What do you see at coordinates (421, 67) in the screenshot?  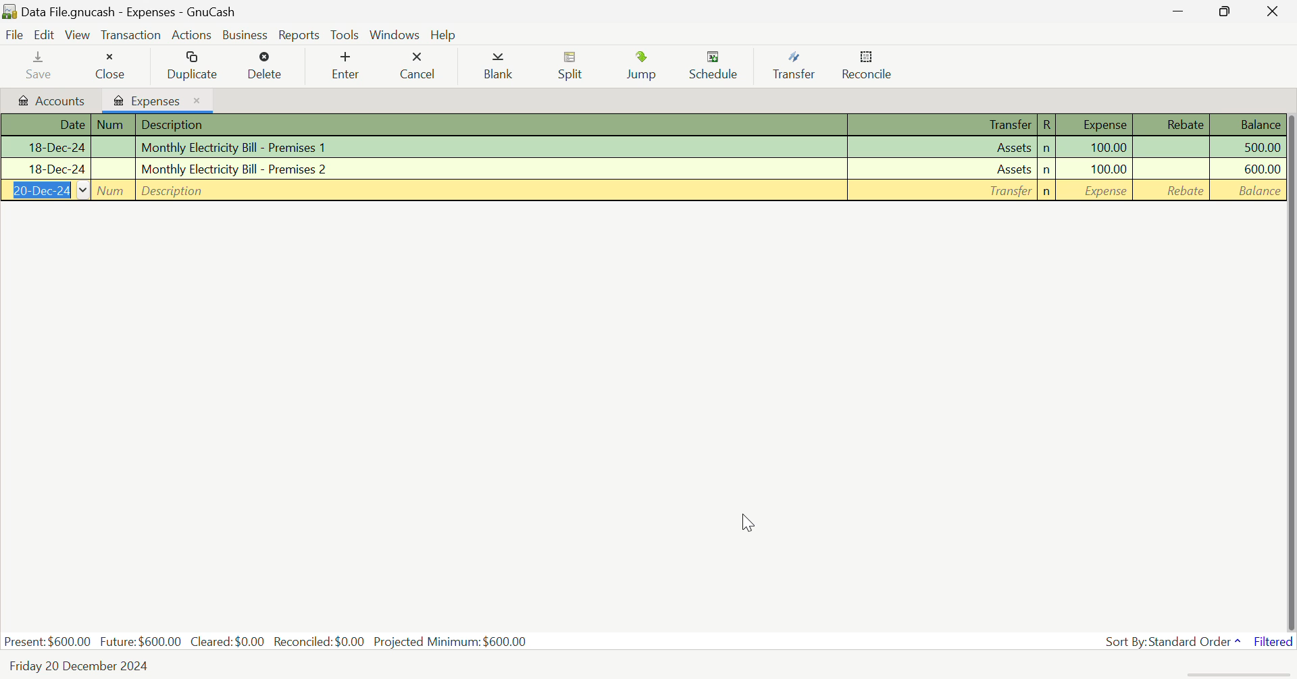 I see `Cancel` at bounding box center [421, 67].